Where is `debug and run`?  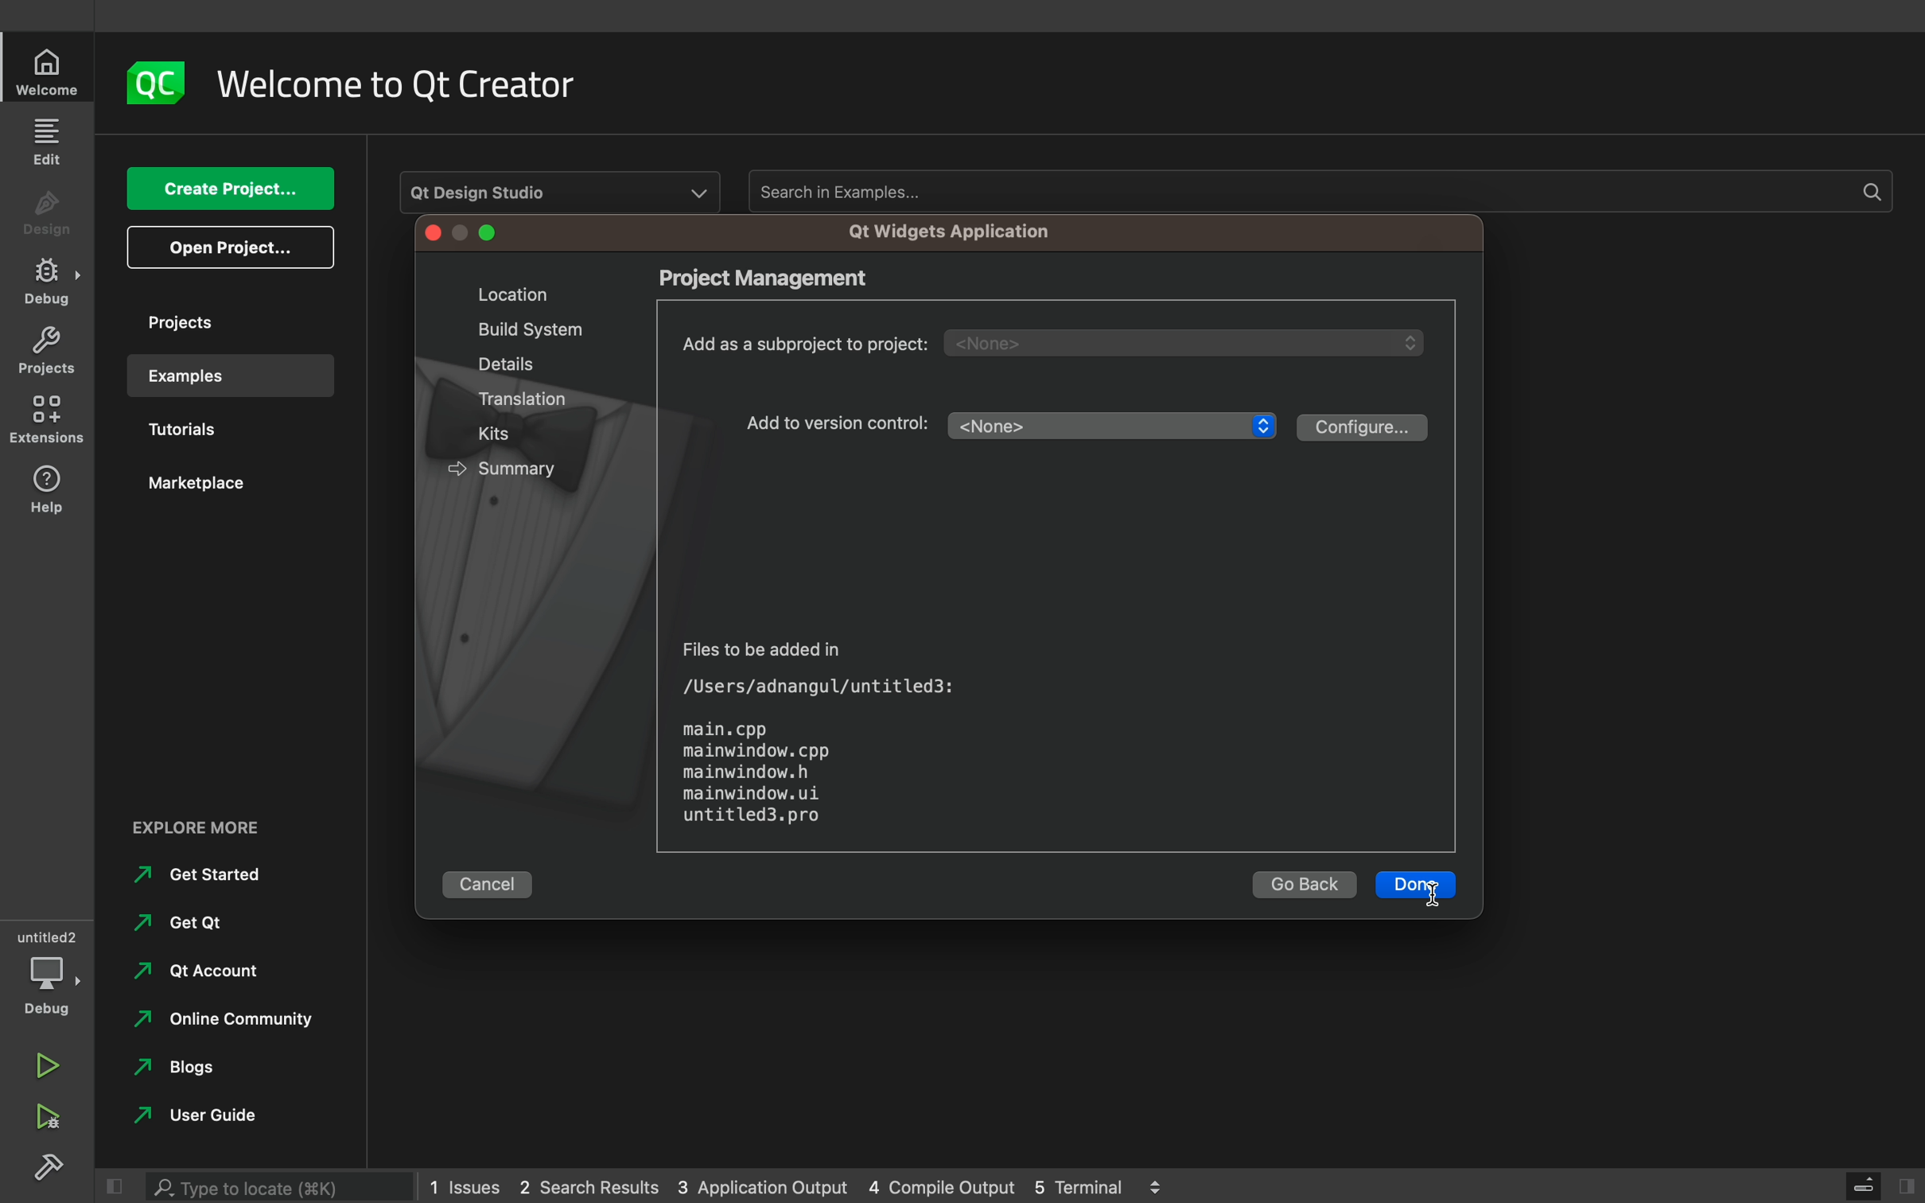
debug and run is located at coordinates (51, 1118).